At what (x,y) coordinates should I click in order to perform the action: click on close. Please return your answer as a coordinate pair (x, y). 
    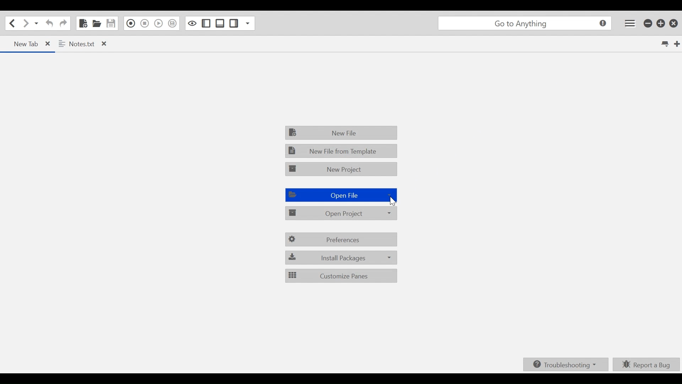
    Looking at the image, I should click on (105, 44).